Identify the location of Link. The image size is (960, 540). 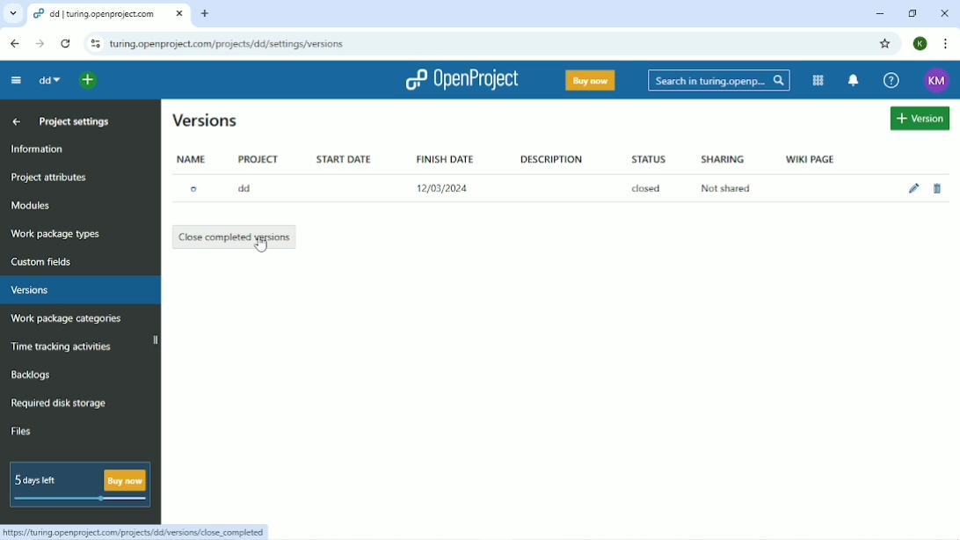
(139, 532).